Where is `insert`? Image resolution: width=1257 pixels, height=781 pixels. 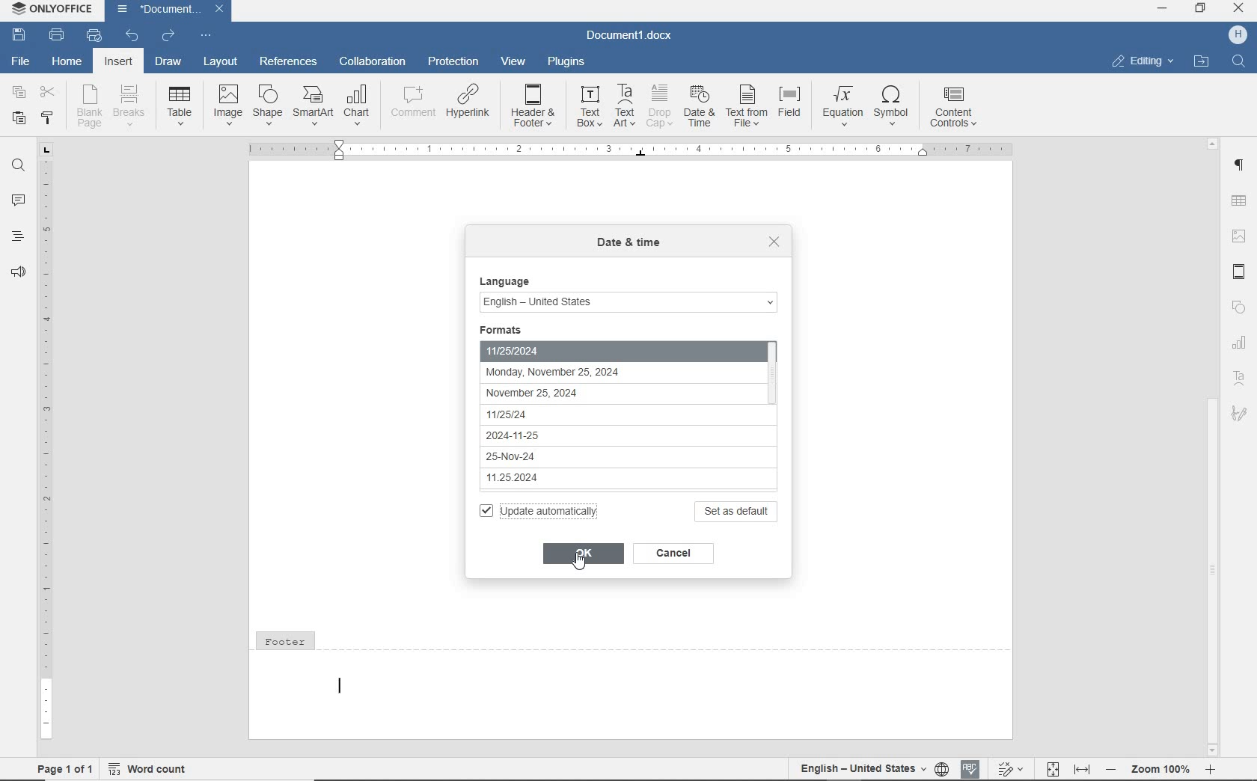
insert is located at coordinates (119, 61).